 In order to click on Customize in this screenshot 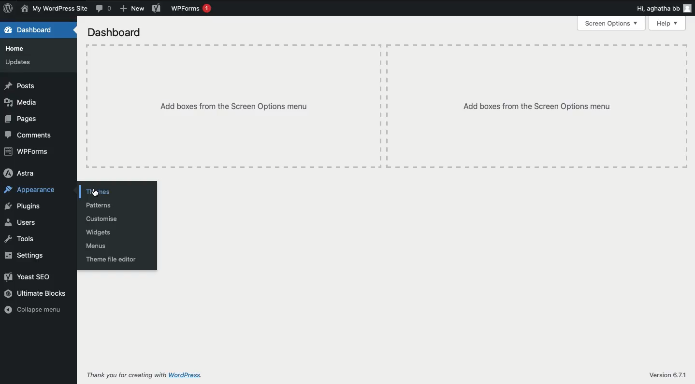, I will do `click(103, 219)`.